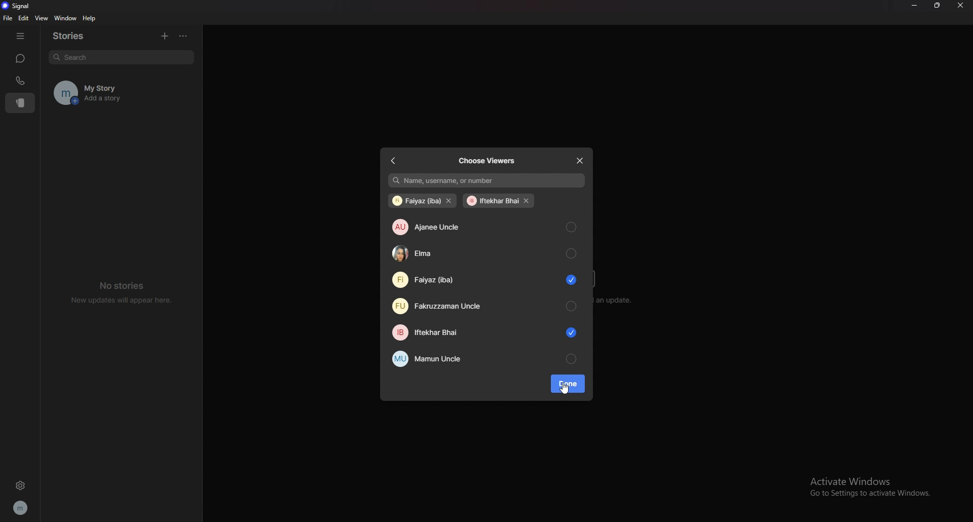 The height and width of the screenshot is (522, 973). Describe the element at coordinates (20, 486) in the screenshot. I see `settings` at that location.